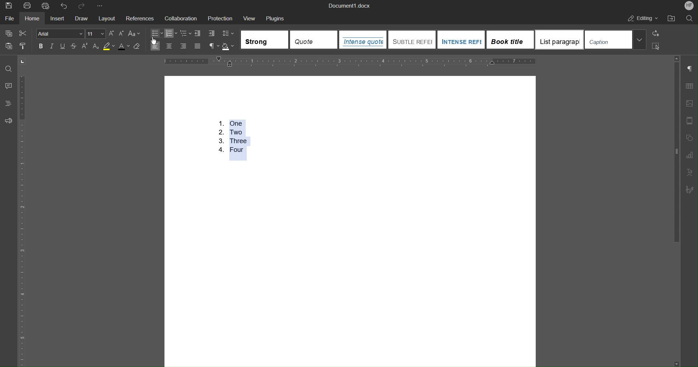 Image resolution: width=698 pixels, height=367 pixels. Describe the element at coordinates (250, 17) in the screenshot. I see `View` at that location.